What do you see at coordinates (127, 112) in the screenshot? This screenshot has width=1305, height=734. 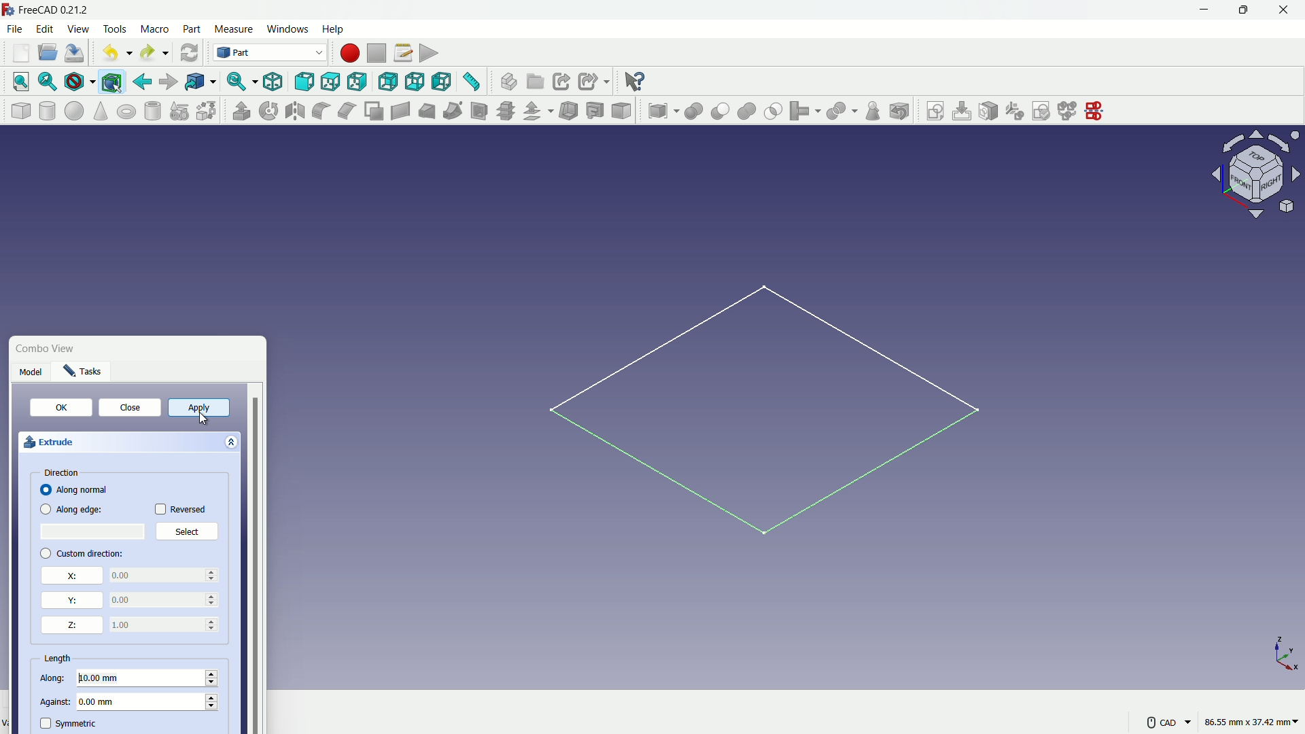 I see `torus solid` at bounding box center [127, 112].